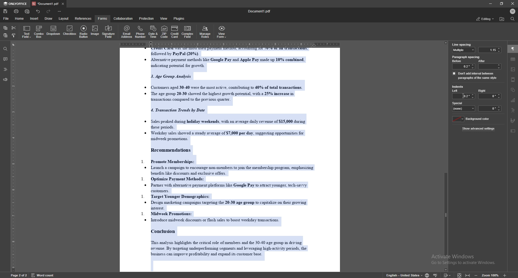  What do you see at coordinates (164, 32) in the screenshot?
I see `zip code` at bounding box center [164, 32].